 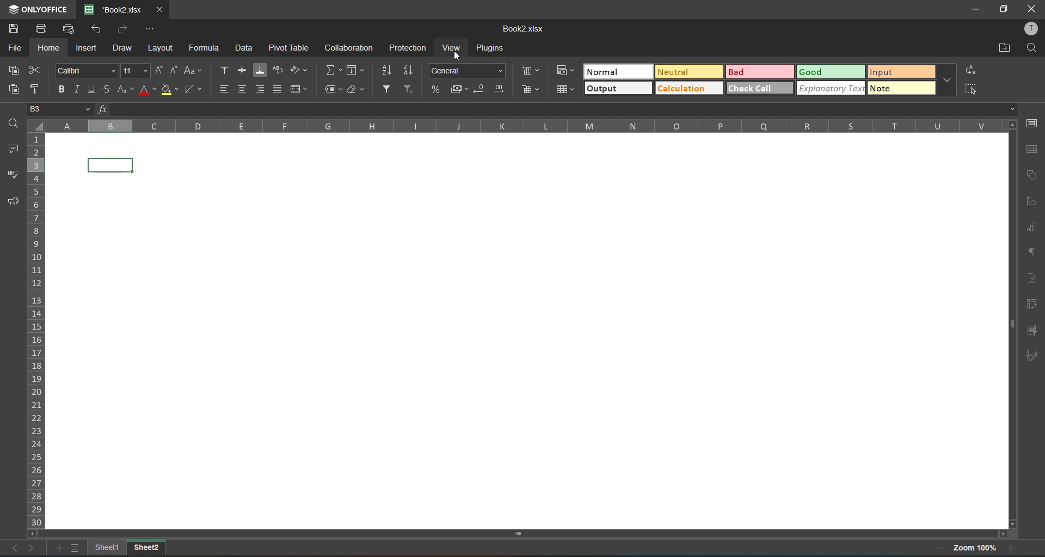 I want to click on sheetlist, so click(x=78, y=548).